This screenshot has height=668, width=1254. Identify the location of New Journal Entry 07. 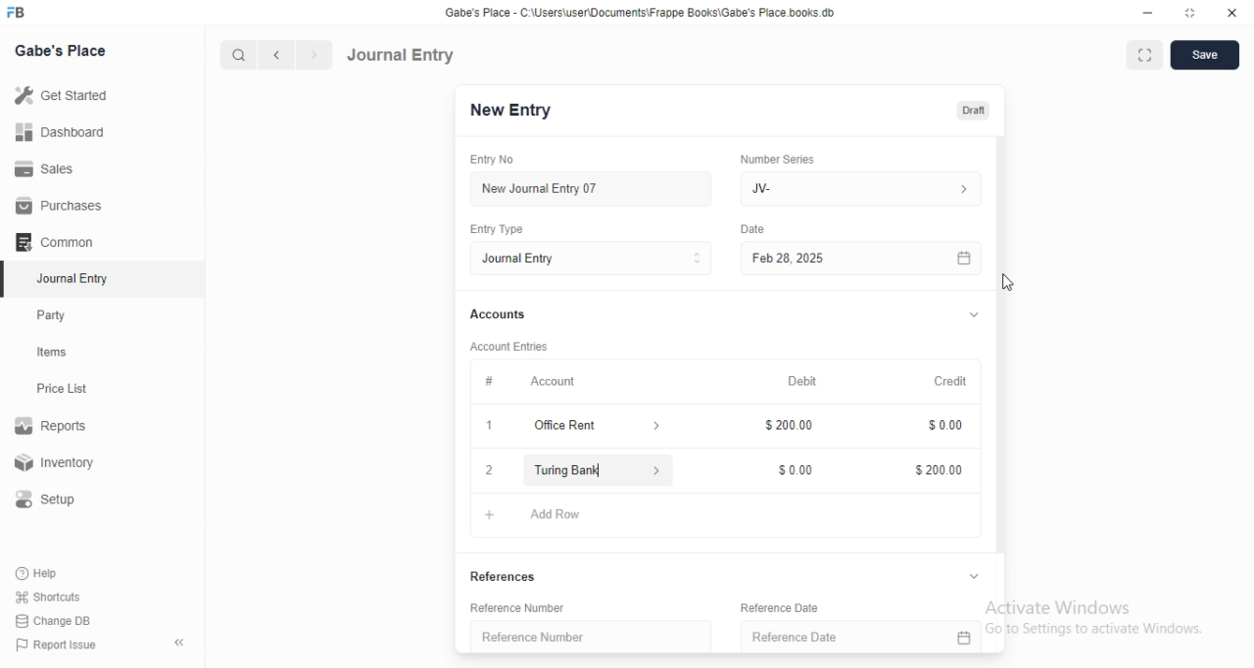
(539, 189).